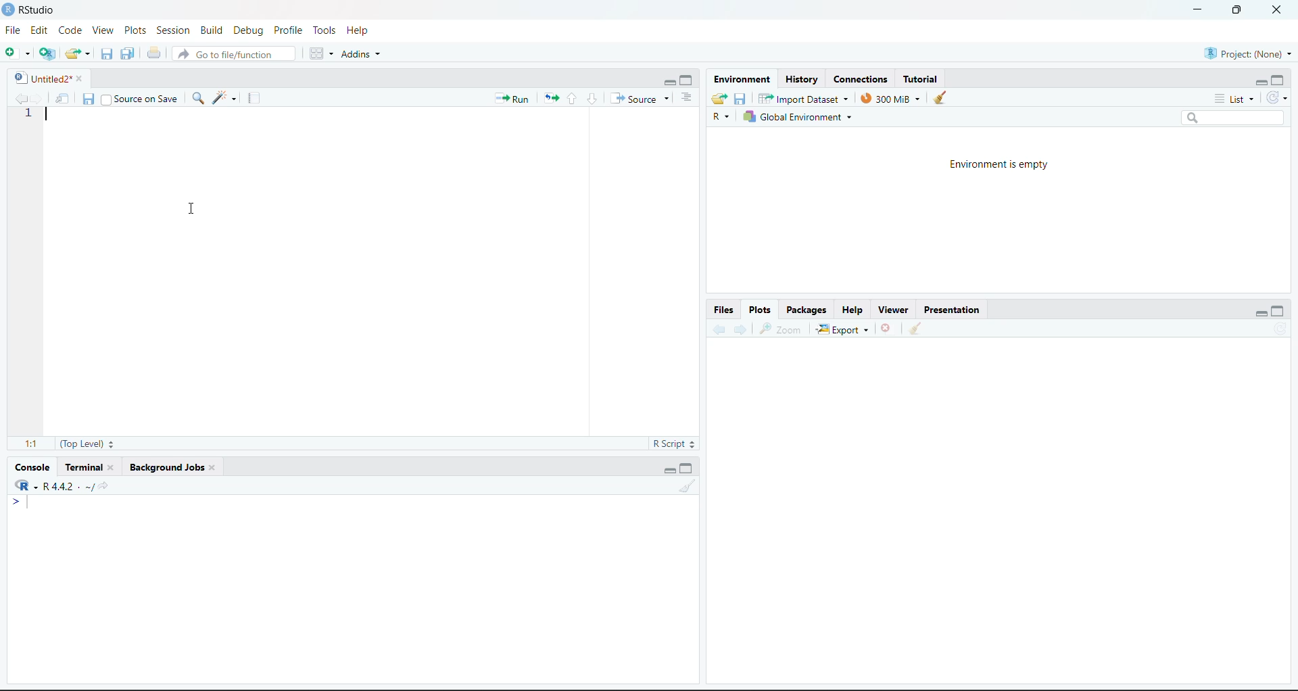 This screenshot has height=691, width=1298. I want to click on Help, so click(360, 30).